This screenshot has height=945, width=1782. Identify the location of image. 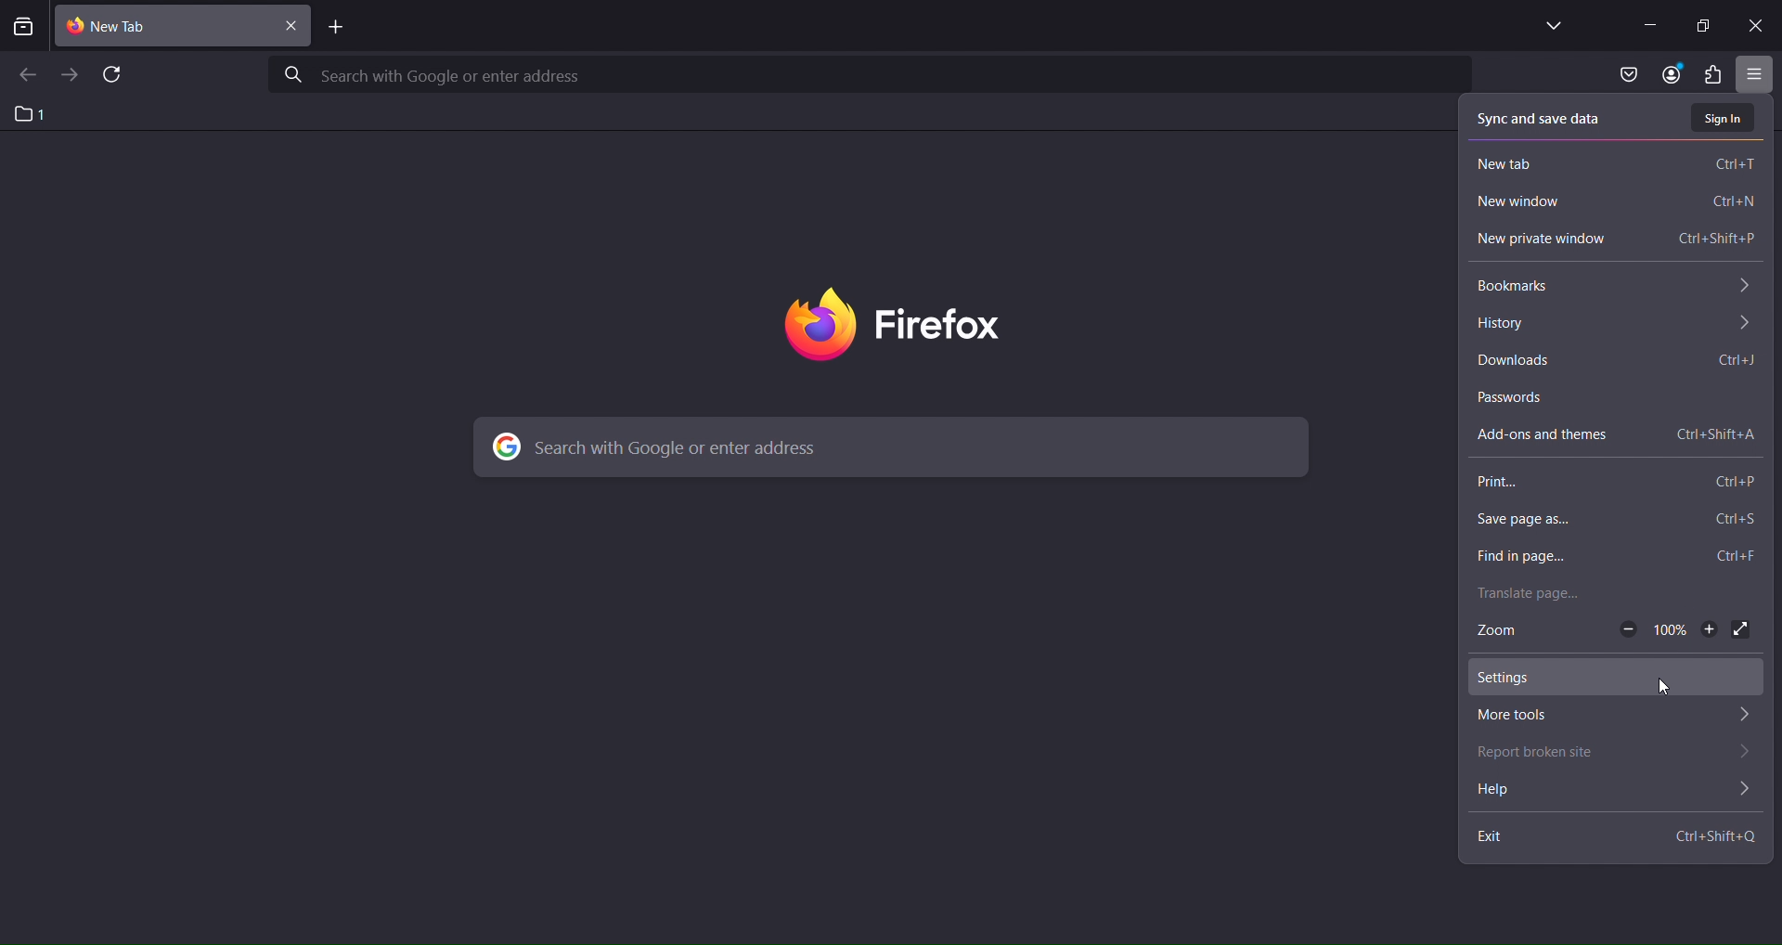
(914, 325).